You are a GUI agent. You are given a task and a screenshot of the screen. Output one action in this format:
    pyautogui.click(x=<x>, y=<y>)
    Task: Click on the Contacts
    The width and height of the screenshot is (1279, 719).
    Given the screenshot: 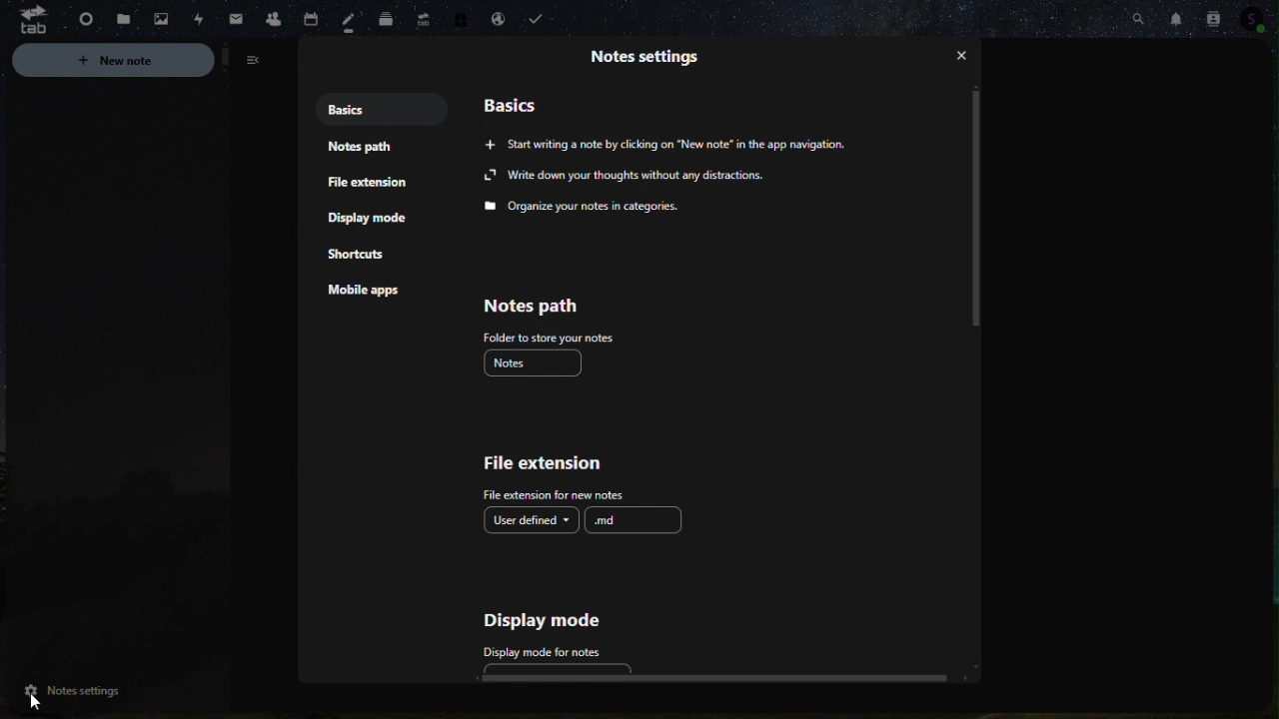 What is the action you would take?
    pyautogui.click(x=307, y=16)
    